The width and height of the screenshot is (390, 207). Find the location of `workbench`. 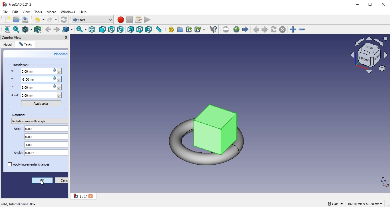

workbench is located at coordinates (91, 19).